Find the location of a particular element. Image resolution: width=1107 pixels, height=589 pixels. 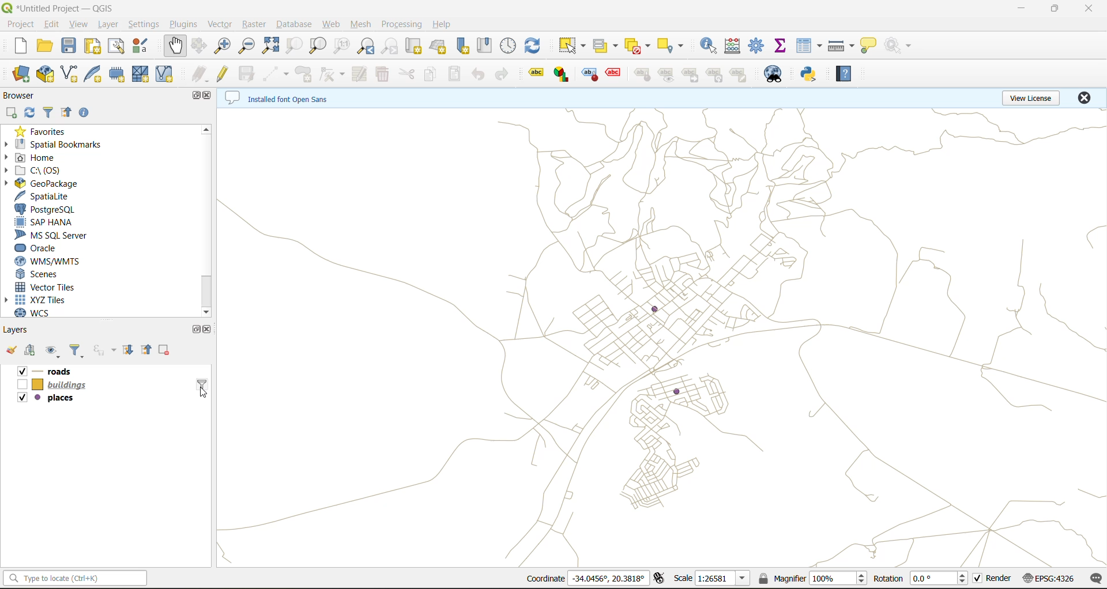

view is located at coordinates (78, 24).